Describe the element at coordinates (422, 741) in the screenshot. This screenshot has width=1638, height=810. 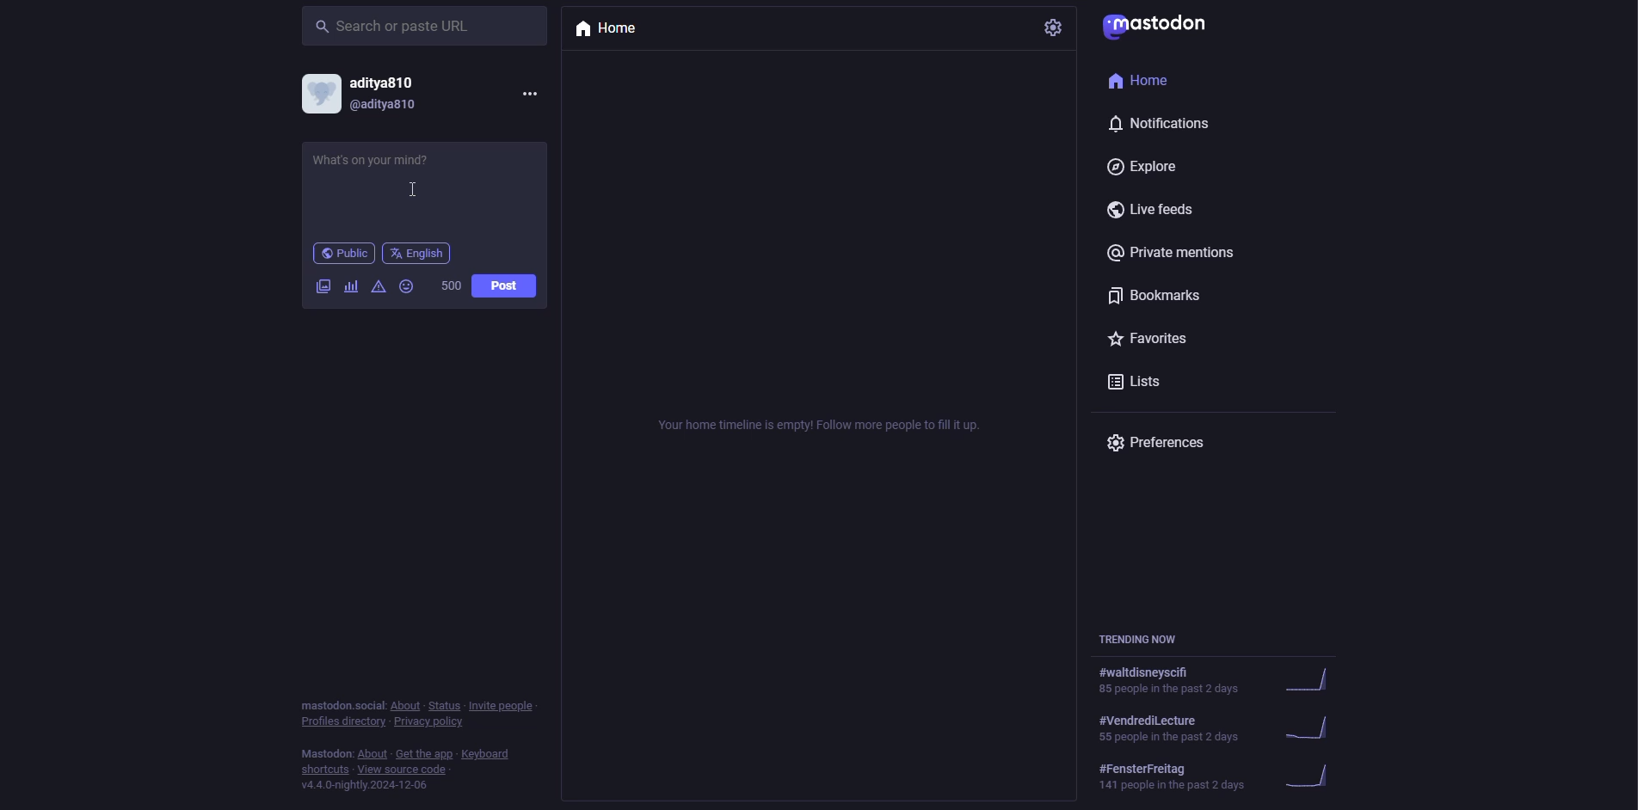
I see `info` at that location.